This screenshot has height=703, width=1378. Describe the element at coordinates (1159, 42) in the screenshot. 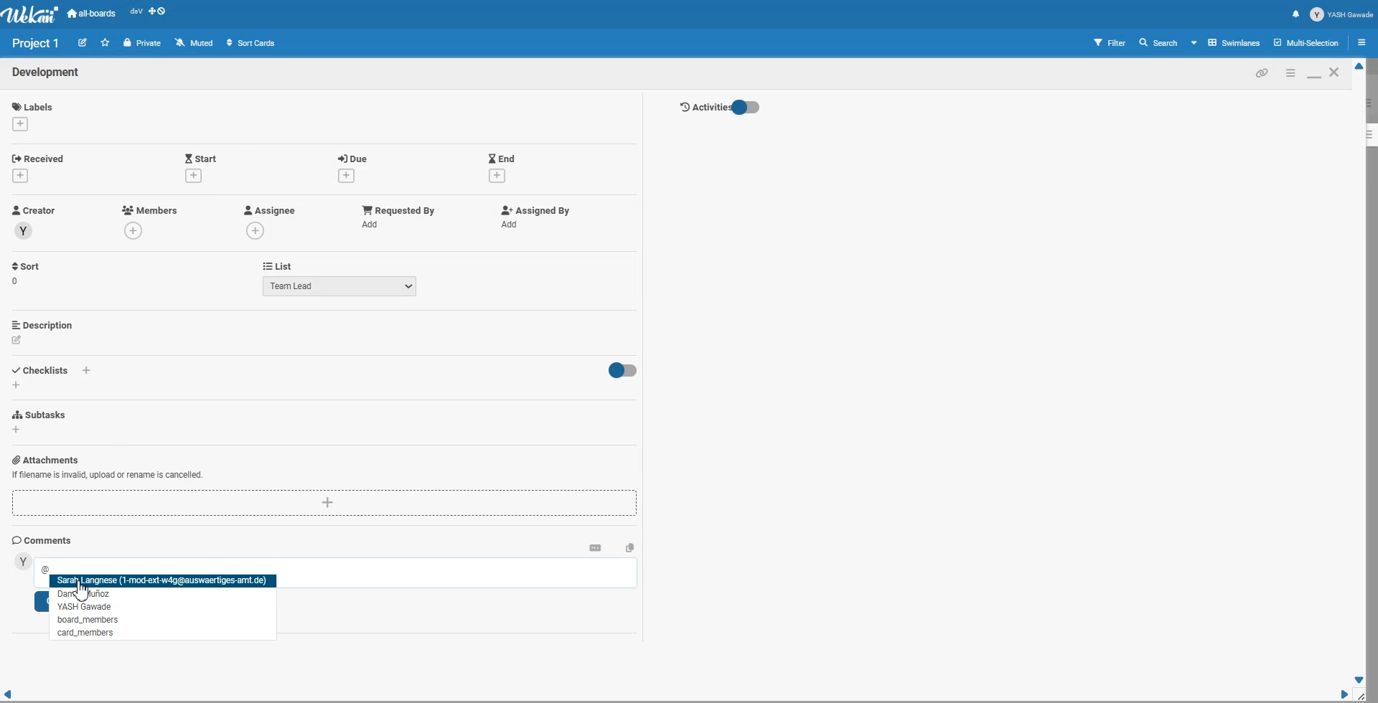

I see `Search` at that location.